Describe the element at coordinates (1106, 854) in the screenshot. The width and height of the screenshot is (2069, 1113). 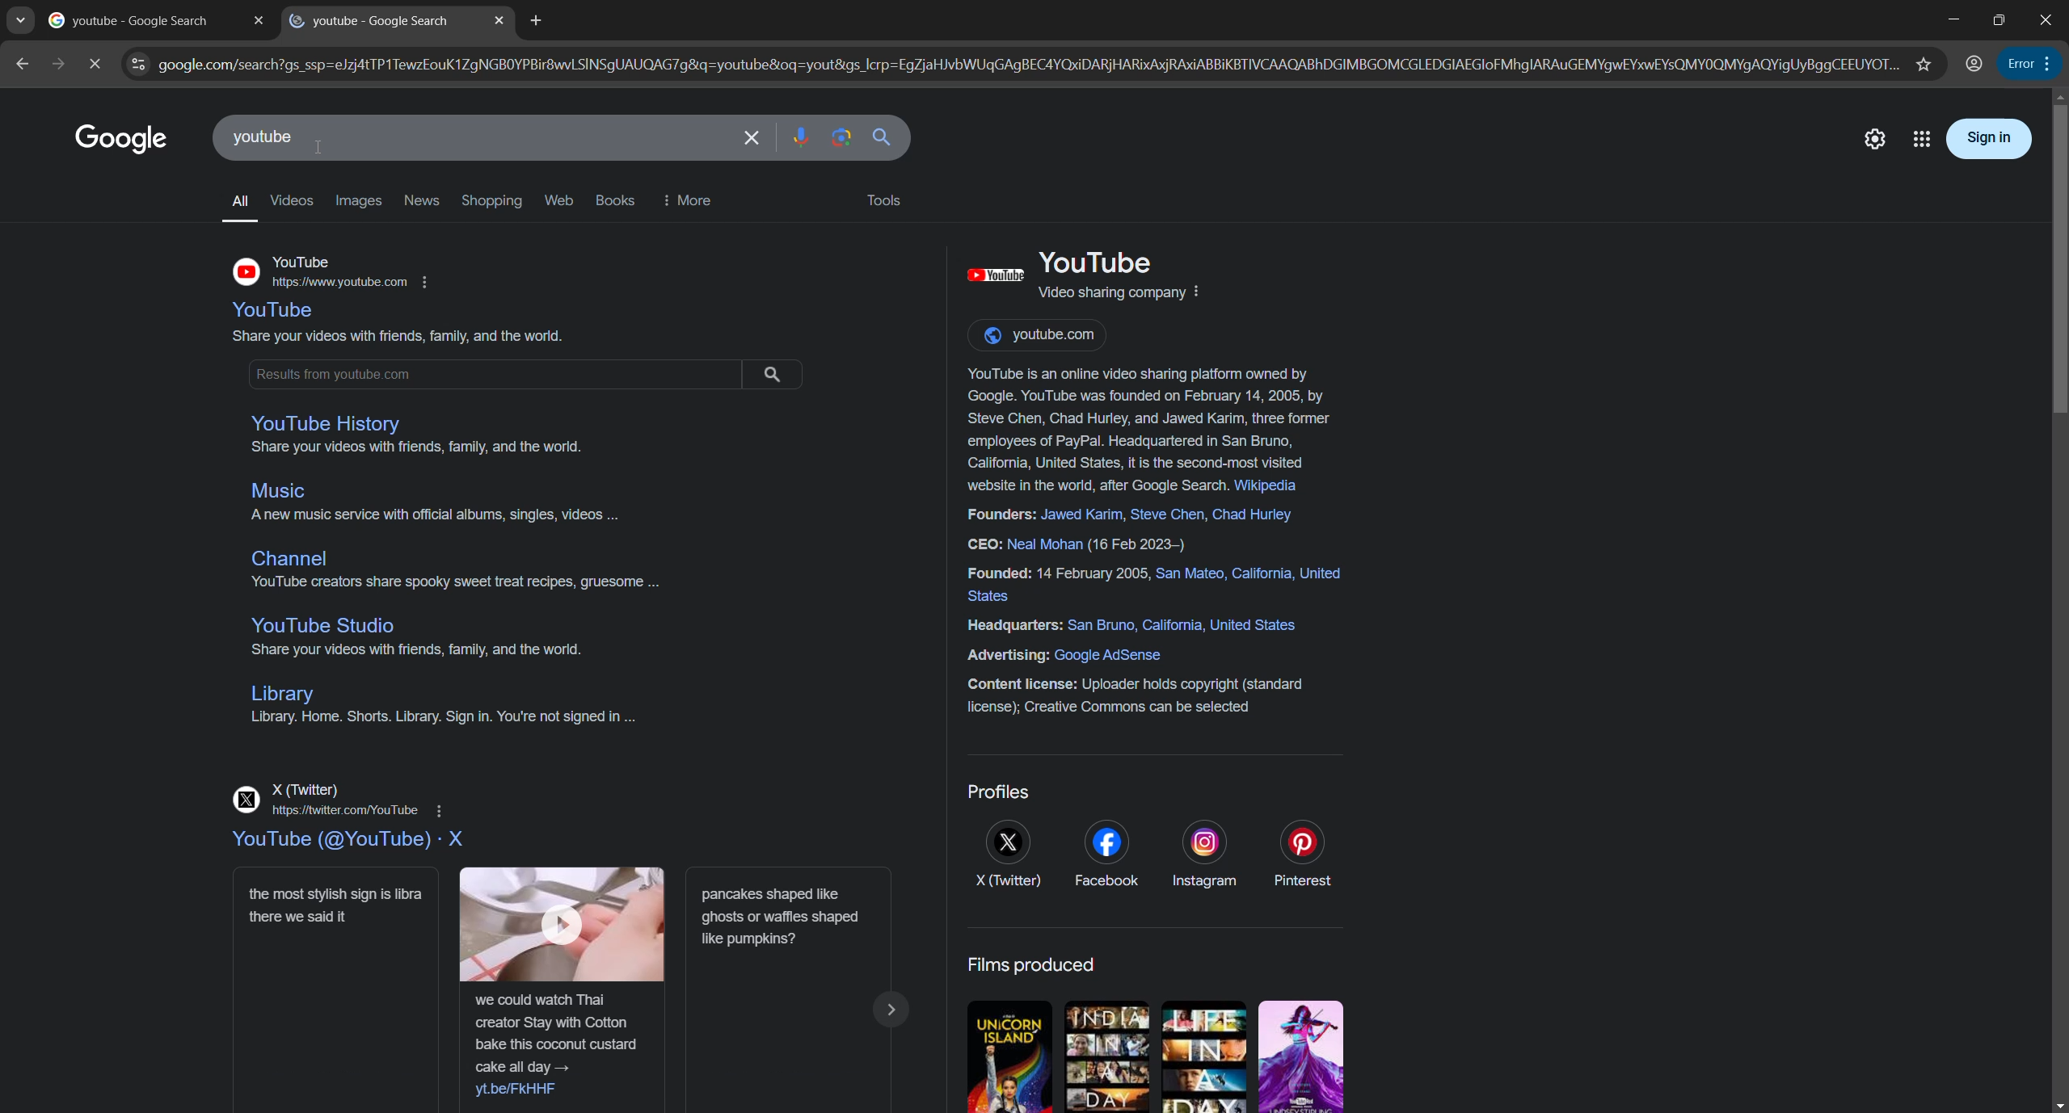
I see `facebook` at that location.